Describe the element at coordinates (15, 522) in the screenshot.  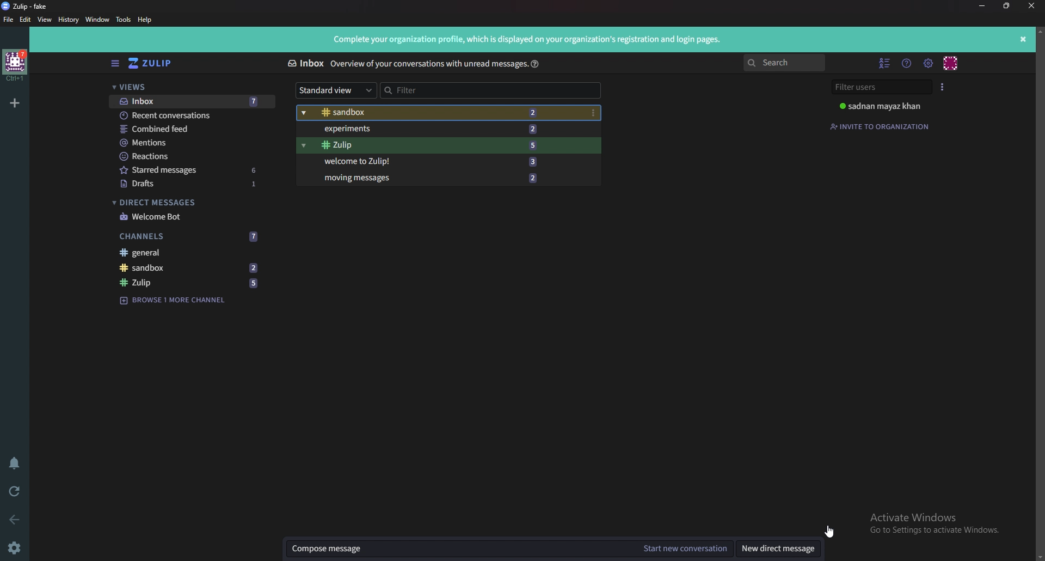
I see `Back` at that location.